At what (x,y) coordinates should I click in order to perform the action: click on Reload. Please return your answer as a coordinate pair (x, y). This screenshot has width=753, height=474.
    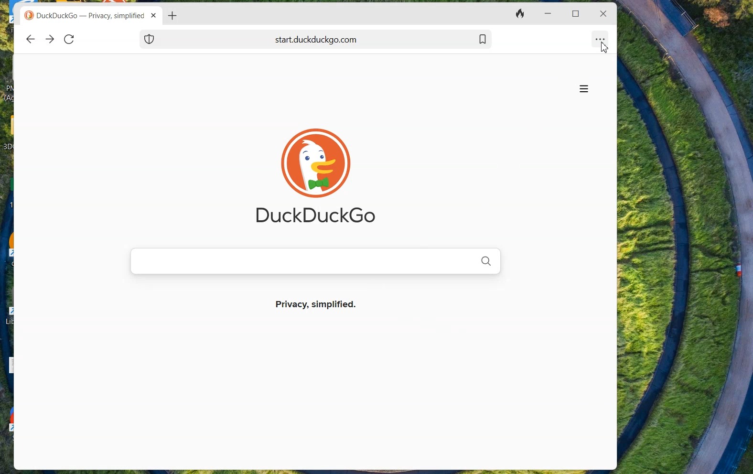
    Looking at the image, I should click on (69, 39).